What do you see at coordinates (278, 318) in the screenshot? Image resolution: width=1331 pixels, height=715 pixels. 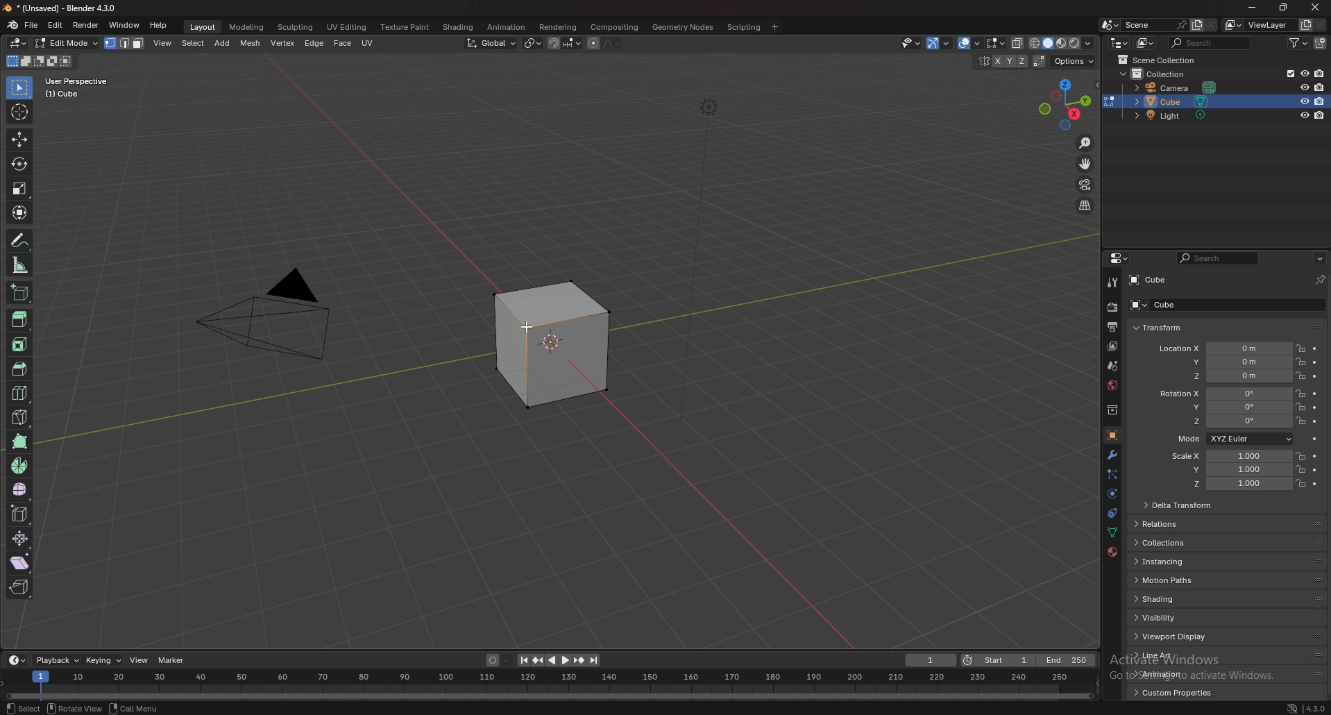 I see `camera` at bounding box center [278, 318].